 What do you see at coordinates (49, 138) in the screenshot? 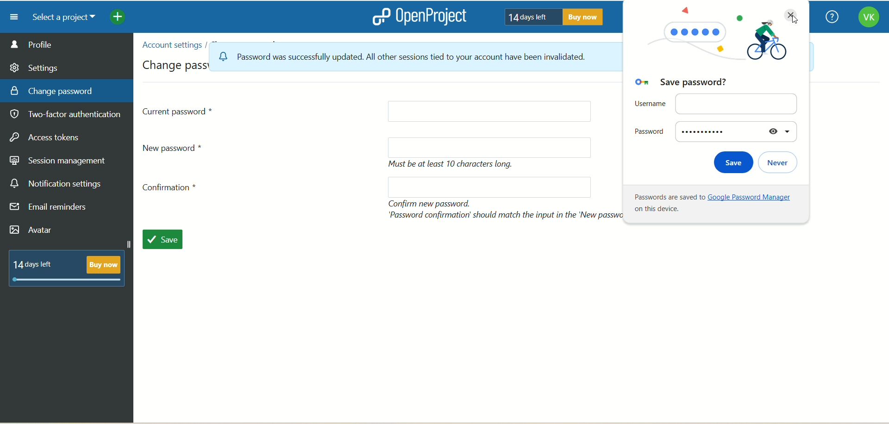
I see `access takers` at bounding box center [49, 138].